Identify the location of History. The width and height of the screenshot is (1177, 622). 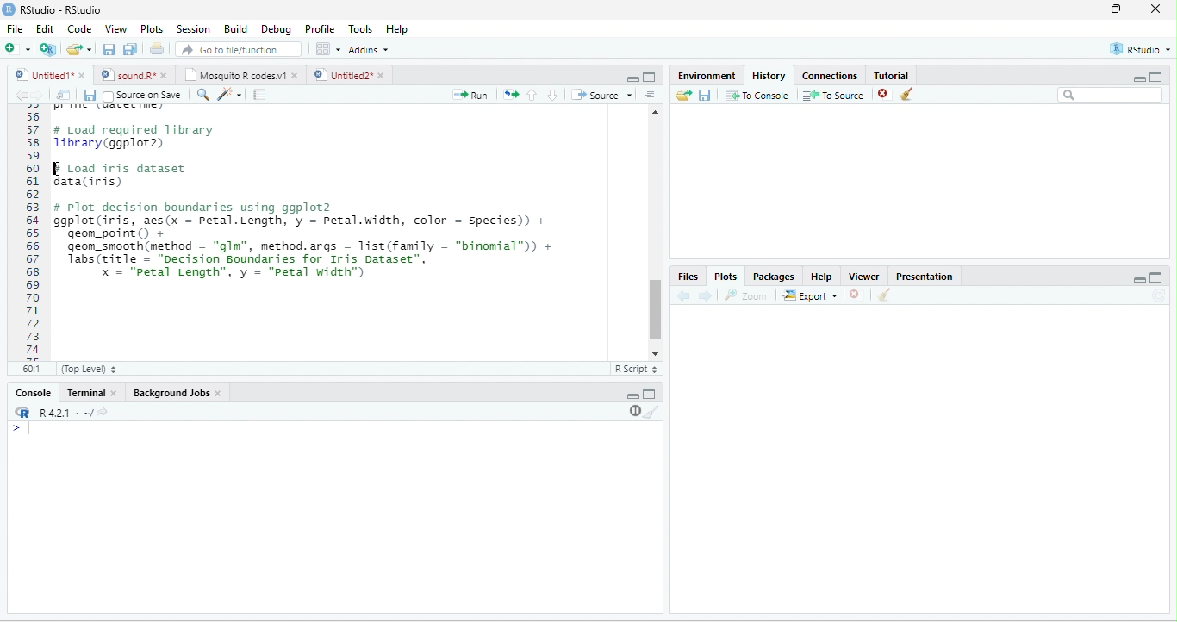
(769, 76).